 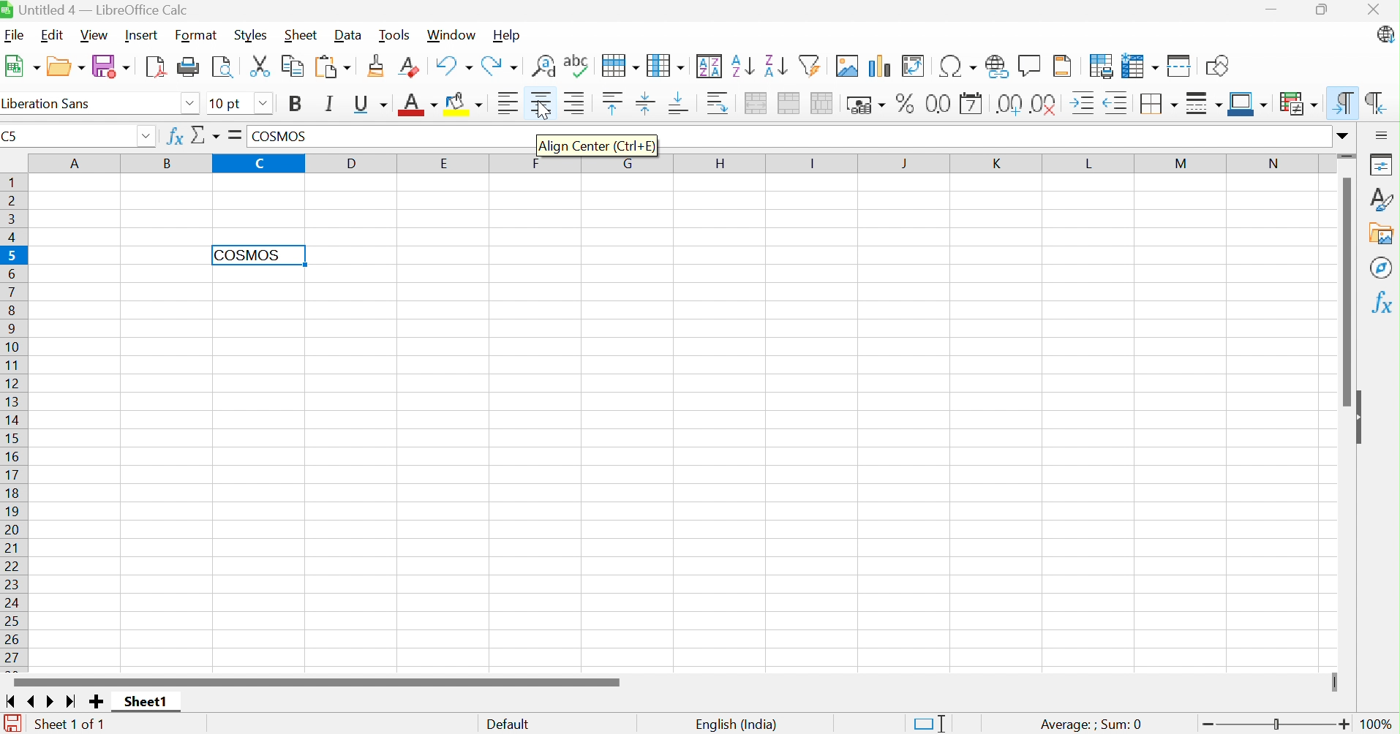 I want to click on Function Wizard, so click(x=174, y=136).